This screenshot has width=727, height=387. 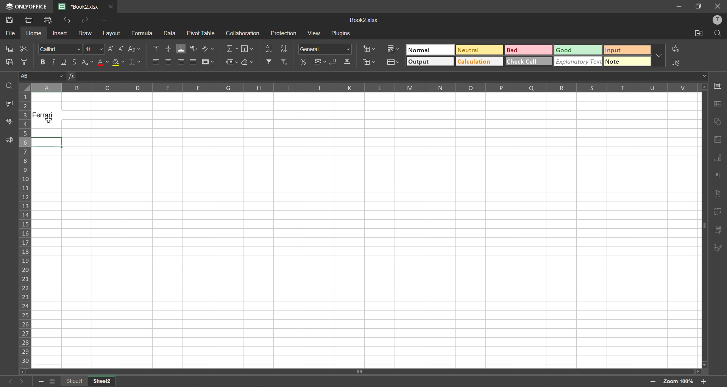 I want to click on align top, so click(x=156, y=48).